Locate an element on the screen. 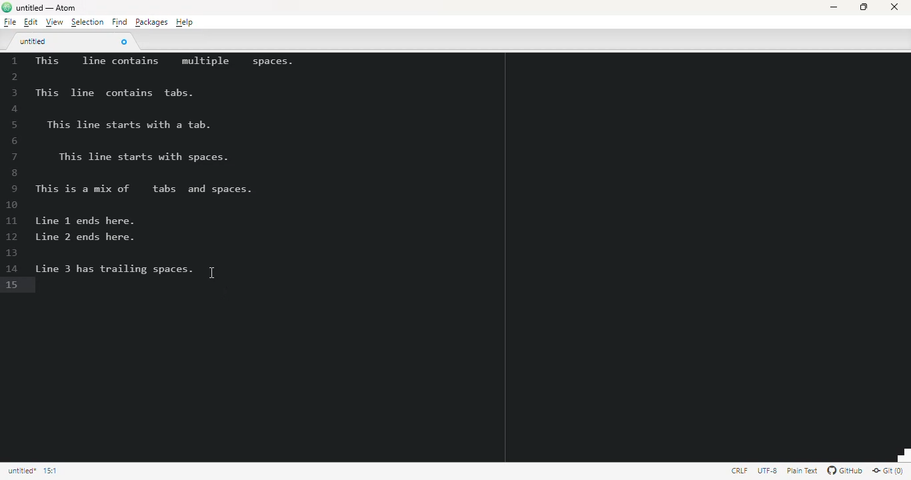 The width and height of the screenshot is (911, 480). maximize is located at coordinates (864, 7).